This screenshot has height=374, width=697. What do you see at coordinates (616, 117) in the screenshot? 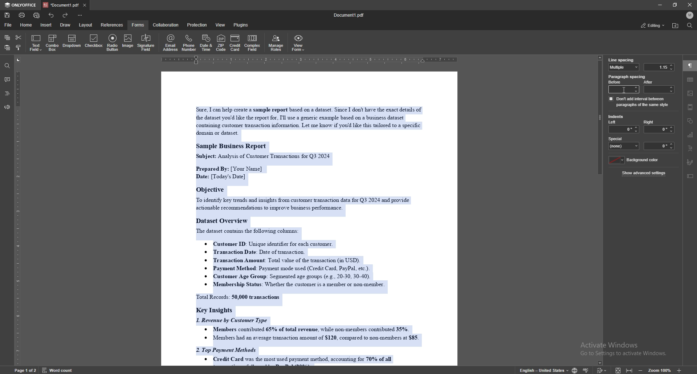
I see `indents` at bounding box center [616, 117].